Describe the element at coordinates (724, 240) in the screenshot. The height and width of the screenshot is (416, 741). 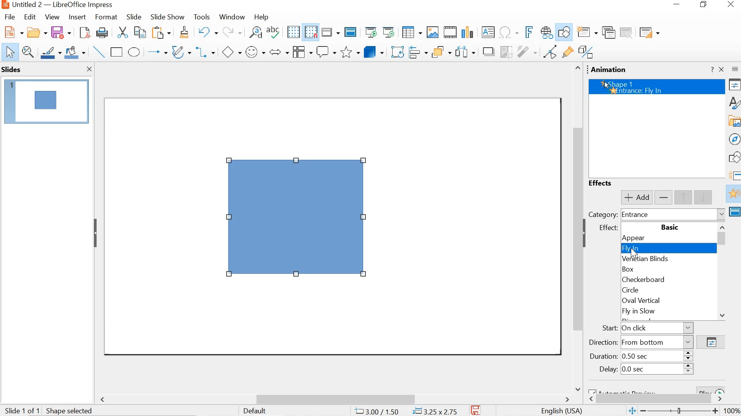
I see `Scrollbar` at that location.